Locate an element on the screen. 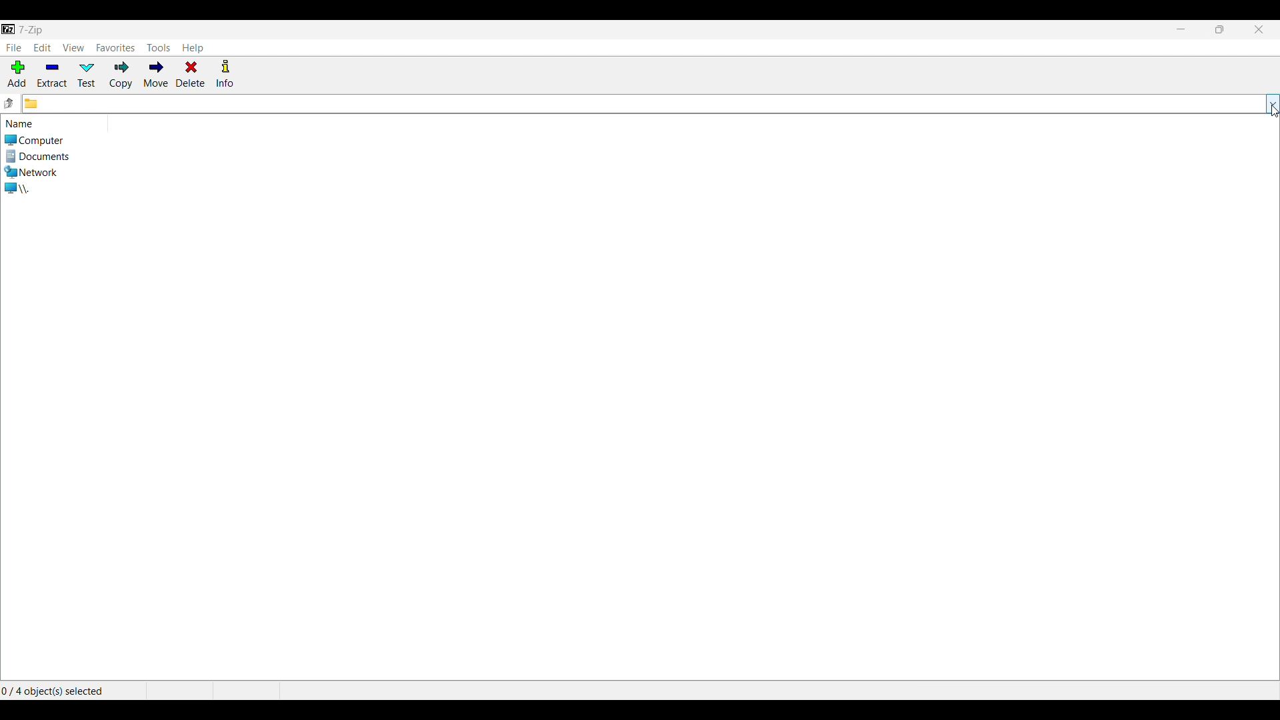 The height and width of the screenshot is (720, 1280). Delete is located at coordinates (191, 74).